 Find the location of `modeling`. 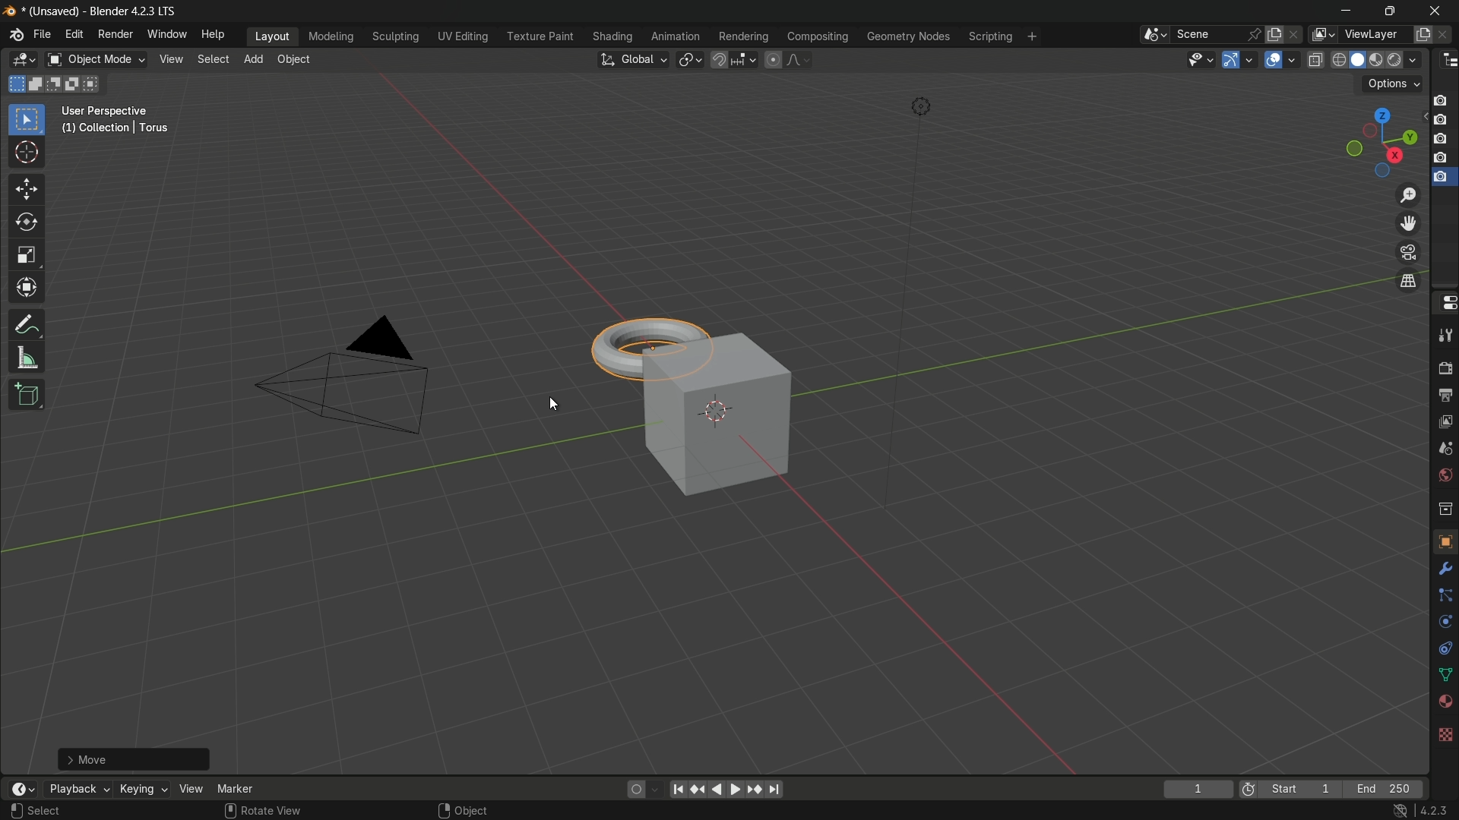

modeling is located at coordinates (331, 37).